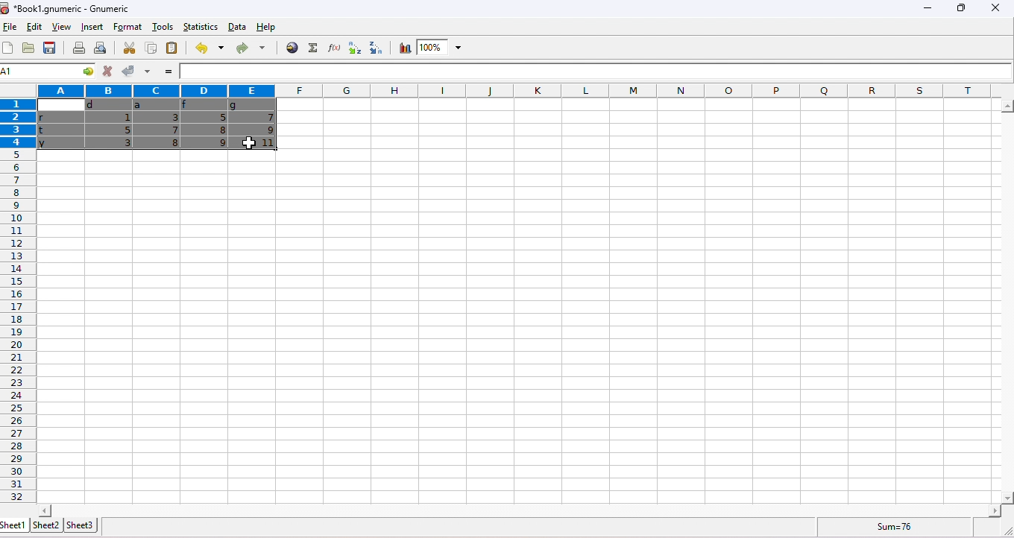 This screenshot has height=538, width=1014. What do you see at coordinates (403, 48) in the screenshot?
I see `chart` at bounding box center [403, 48].